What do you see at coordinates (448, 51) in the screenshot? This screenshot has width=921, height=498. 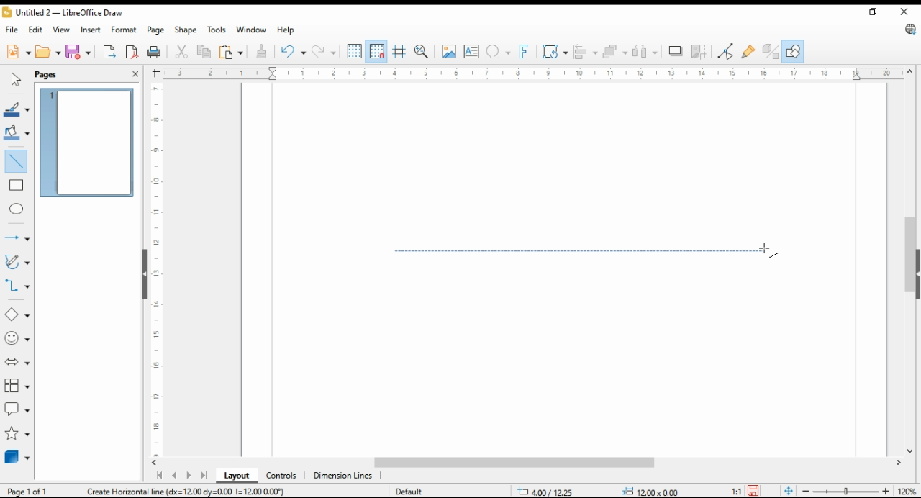 I see `insert image` at bounding box center [448, 51].